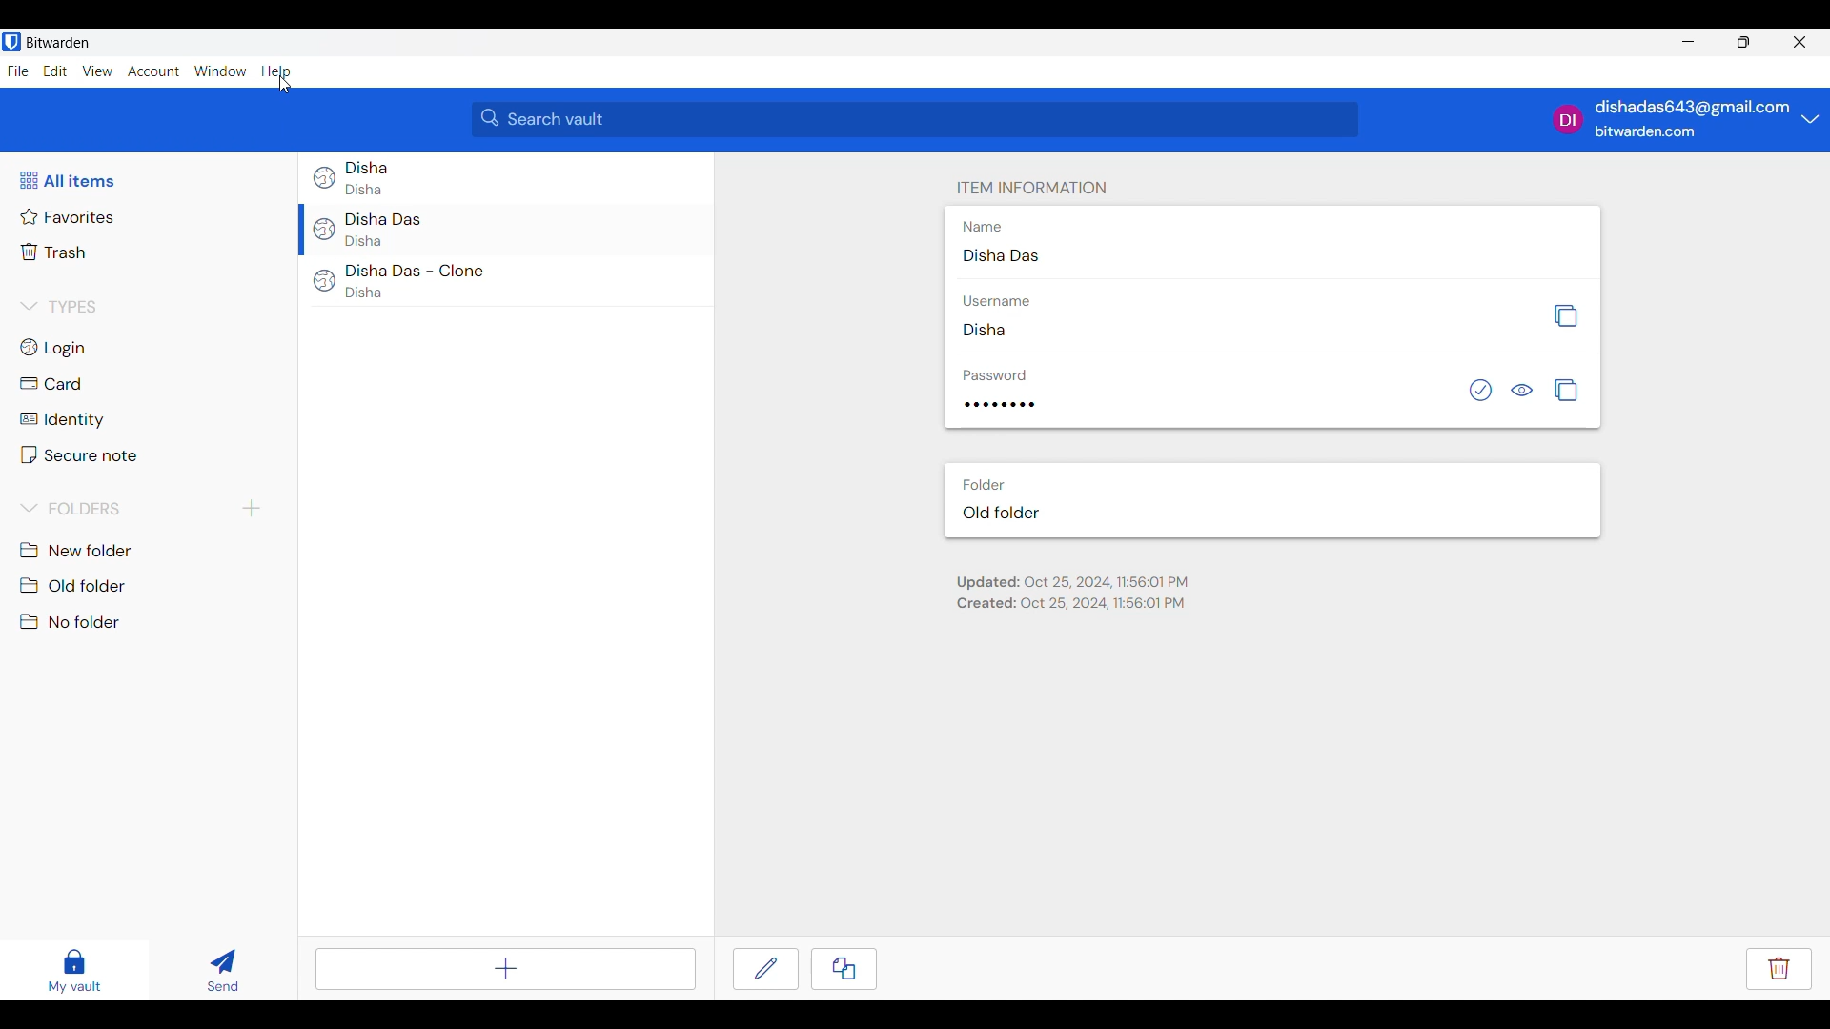  I want to click on Item information, so click(1032, 188).